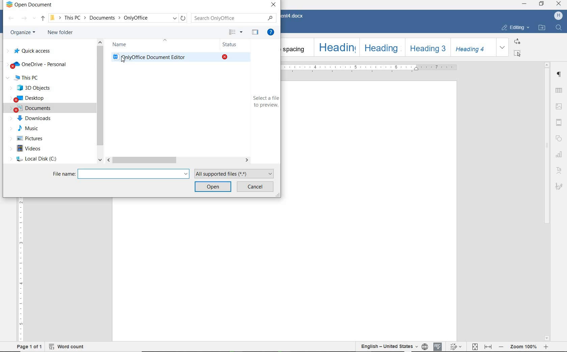 The image size is (567, 352). I want to click on OneDrive-personal, so click(41, 65).